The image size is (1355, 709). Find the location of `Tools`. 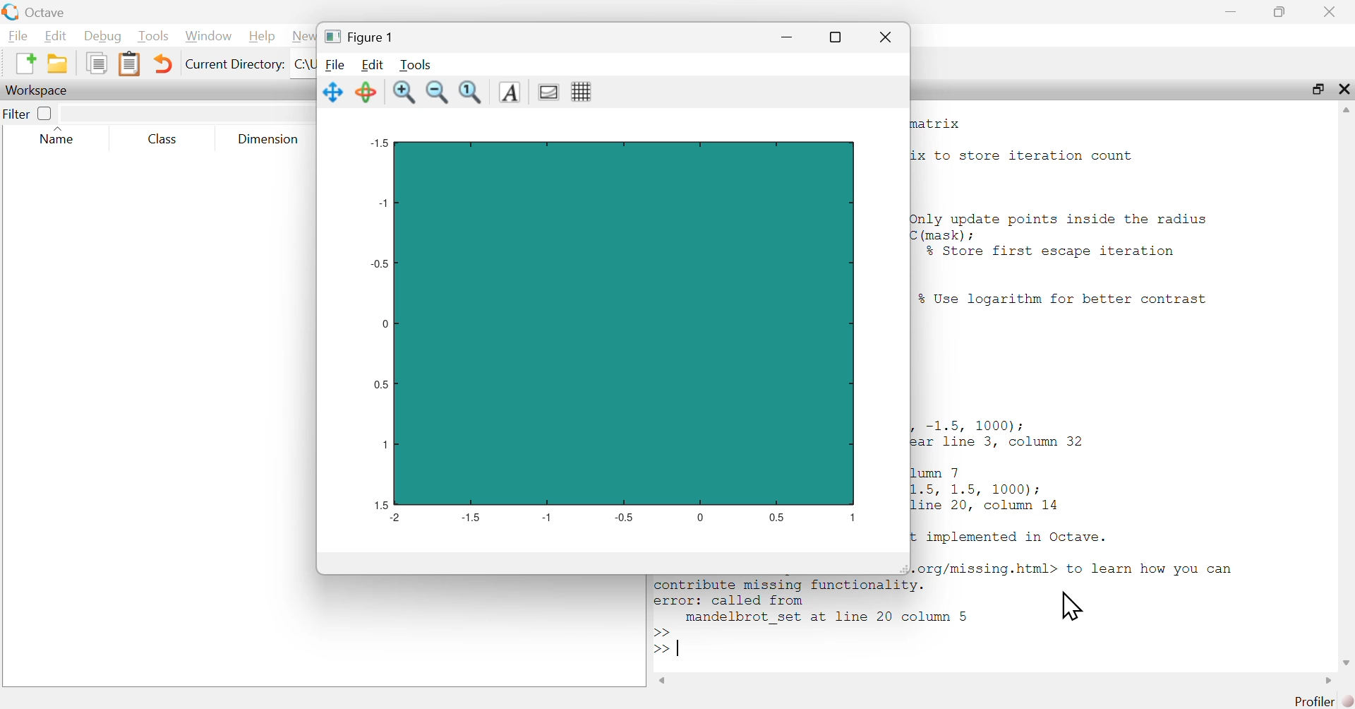

Tools is located at coordinates (151, 37).